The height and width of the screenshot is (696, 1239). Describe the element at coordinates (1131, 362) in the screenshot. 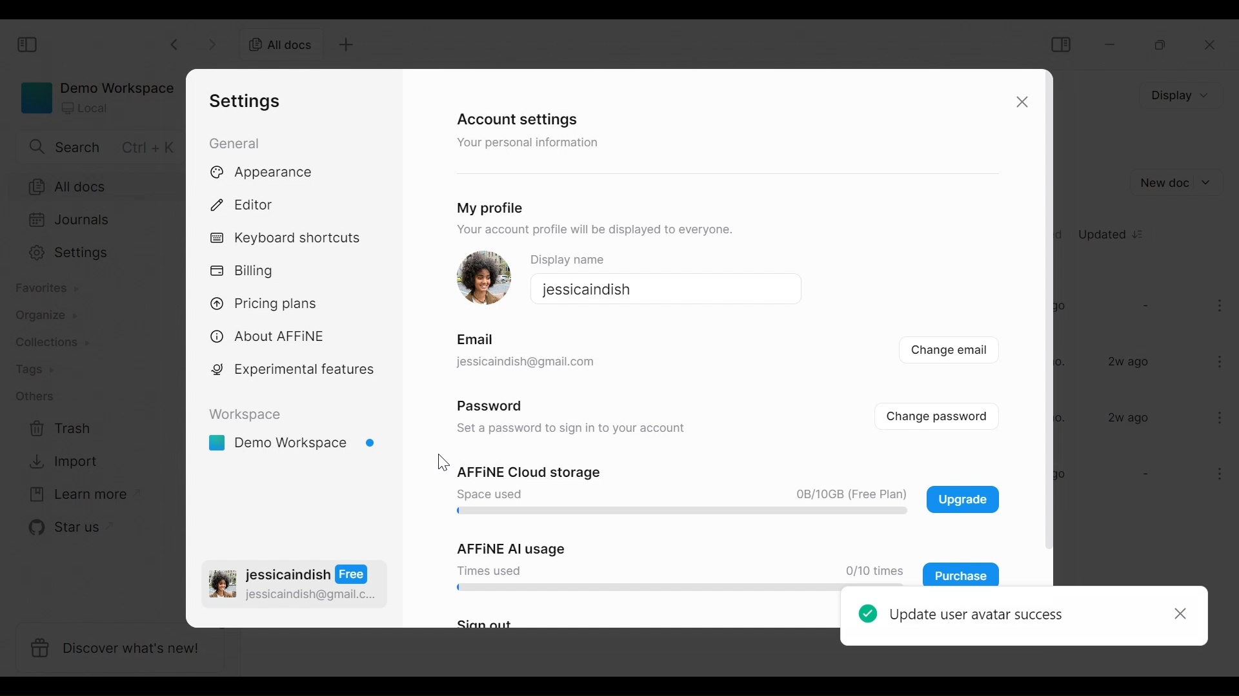

I see `2w ago` at that location.